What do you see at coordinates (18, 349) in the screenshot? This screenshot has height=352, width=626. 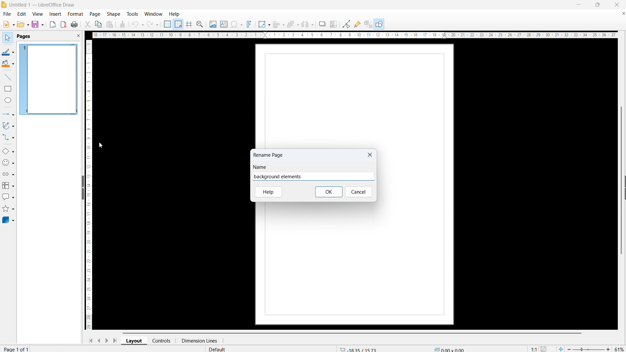 I see `page number` at bounding box center [18, 349].